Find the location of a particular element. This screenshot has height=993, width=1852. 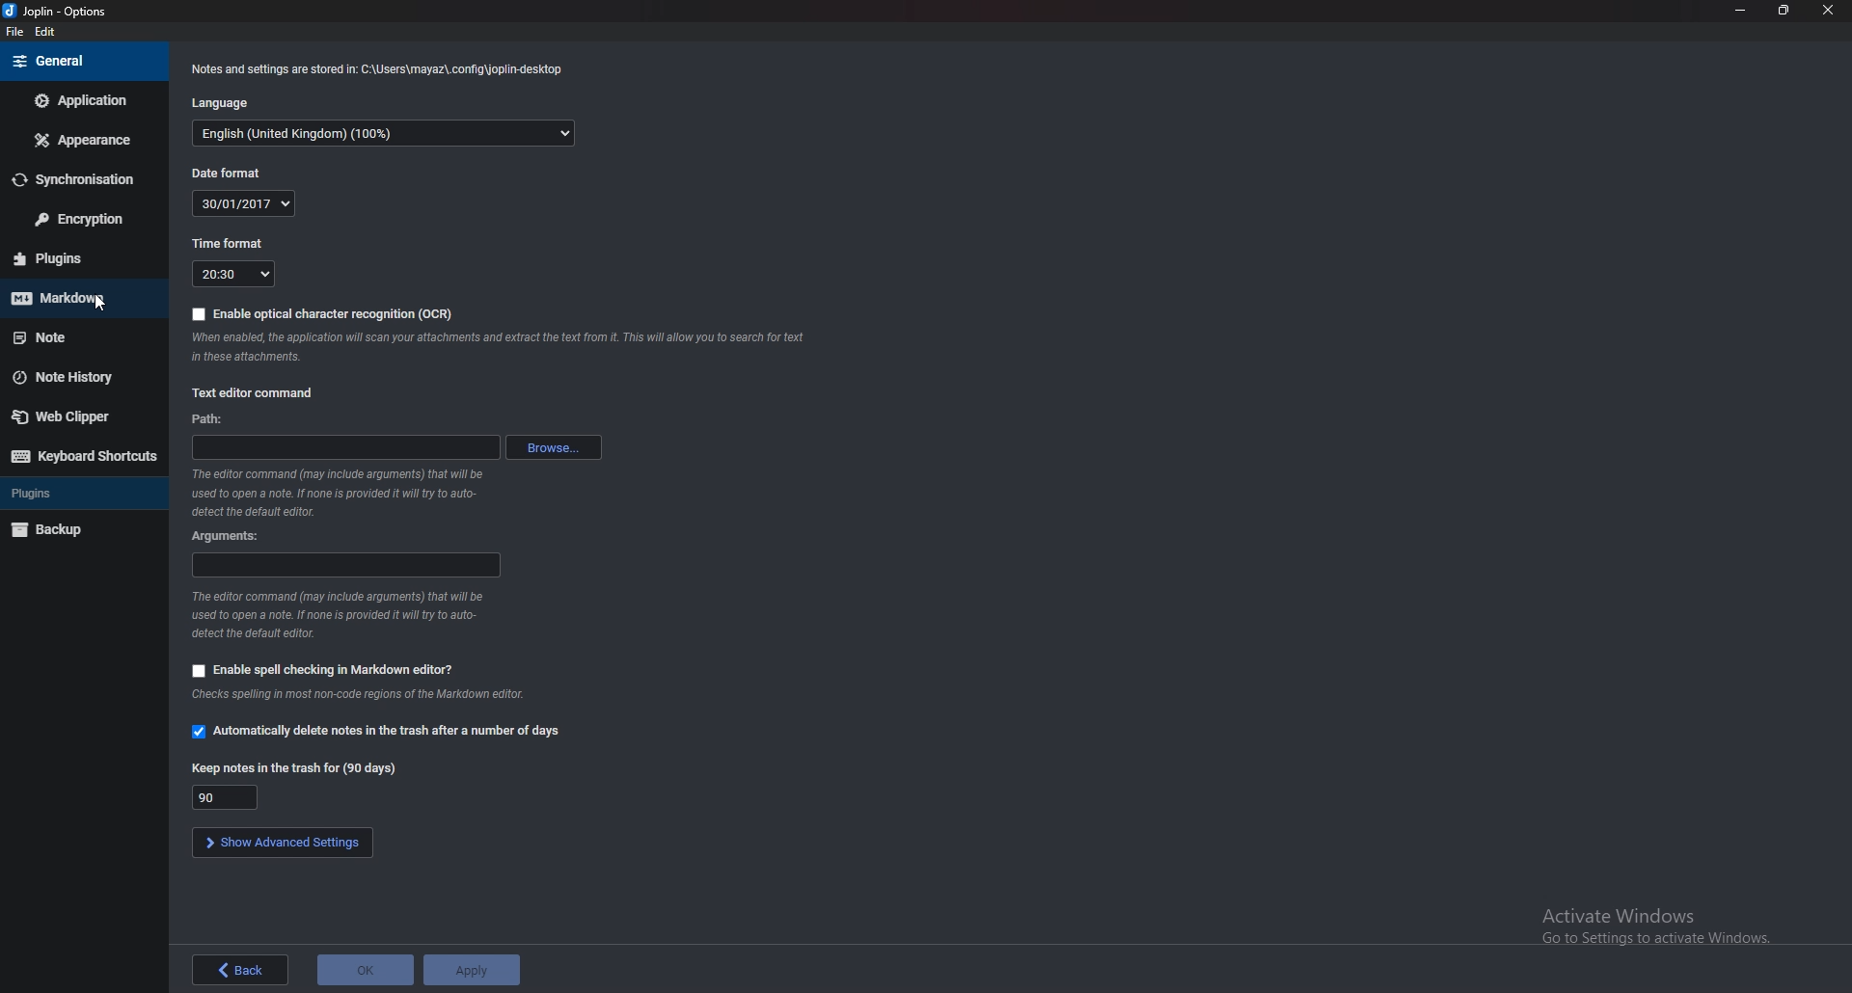

20:30 is located at coordinates (233, 274).